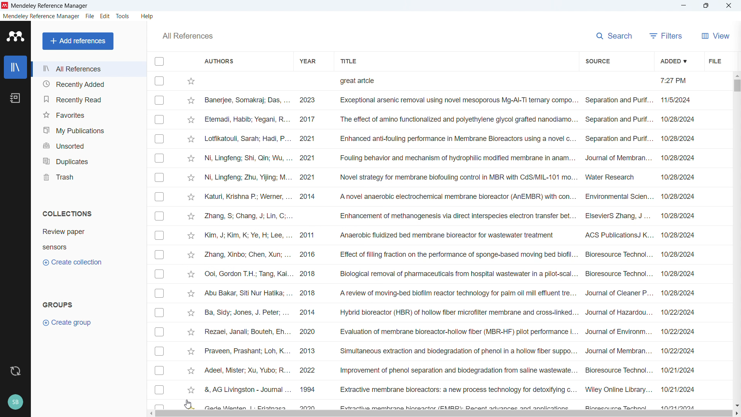 The image size is (741, 417). What do you see at coordinates (307, 61) in the screenshot?
I see `Sort by year of publication ` at bounding box center [307, 61].